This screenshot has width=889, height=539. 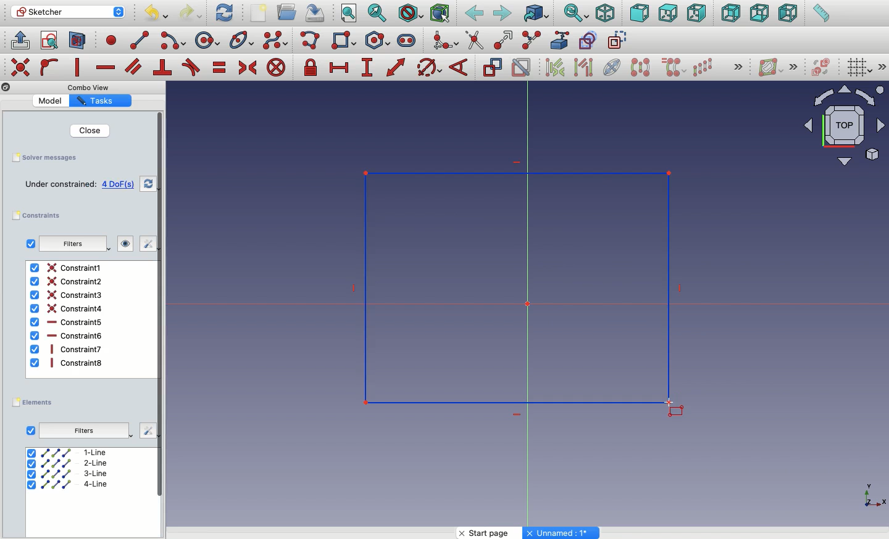 I want to click on Extend edge , so click(x=505, y=41).